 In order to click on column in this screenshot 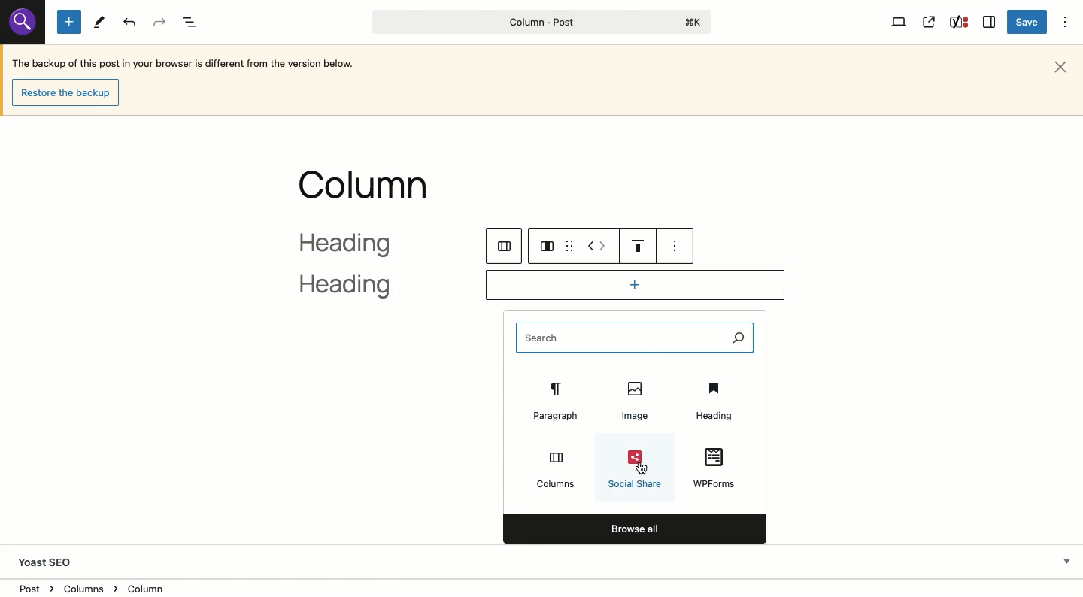, I will do `click(366, 185)`.